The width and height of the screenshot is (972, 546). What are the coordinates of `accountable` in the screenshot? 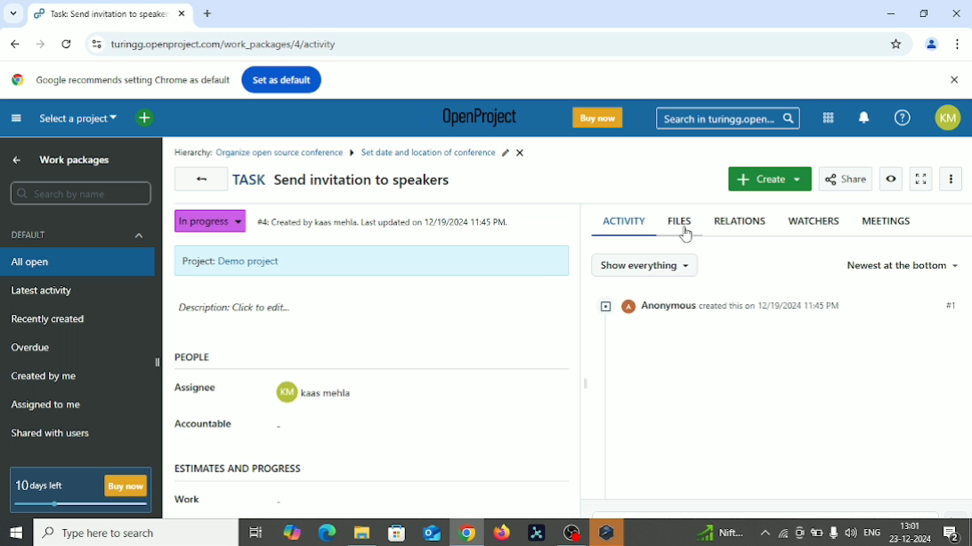 It's located at (315, 428).